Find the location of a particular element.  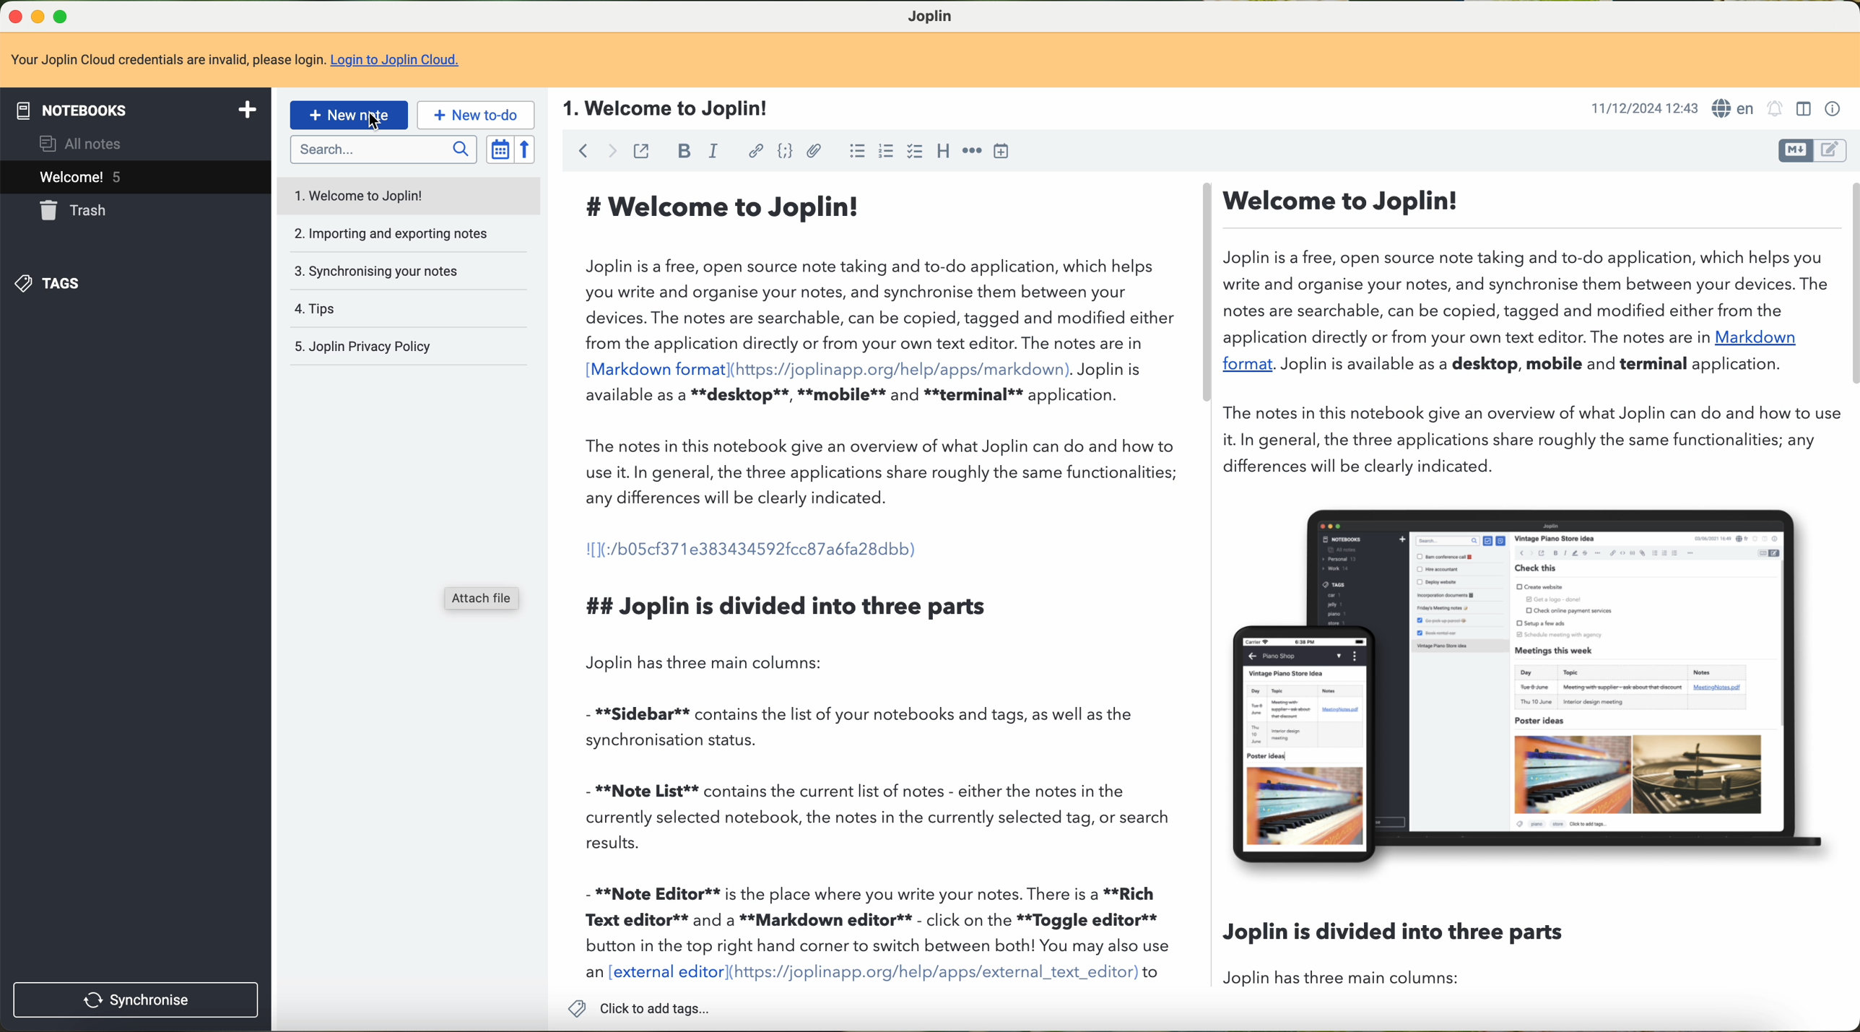

hyperlink is located at coordinates (756, 150).